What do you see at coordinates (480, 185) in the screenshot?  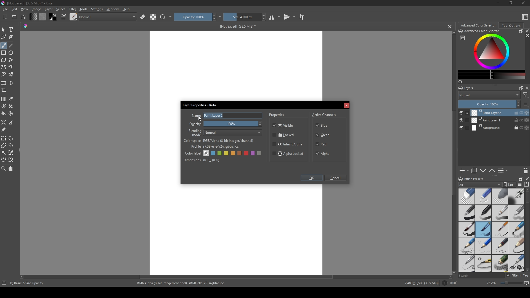 I see `All` at bounding box center [480, 185].